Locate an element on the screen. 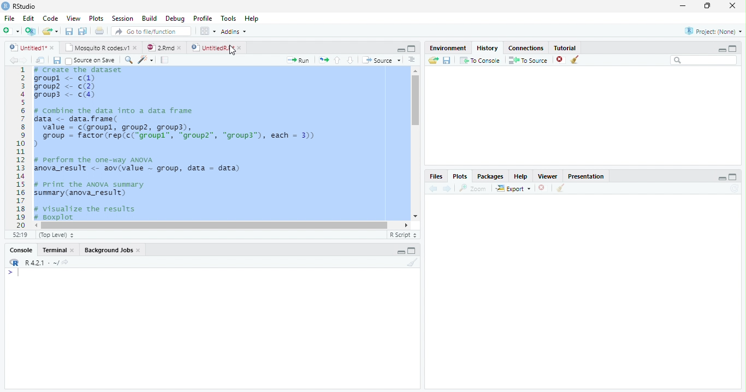 The width and height of the screenshot is (746, 392). Tools is located at coordinates (229, 18).